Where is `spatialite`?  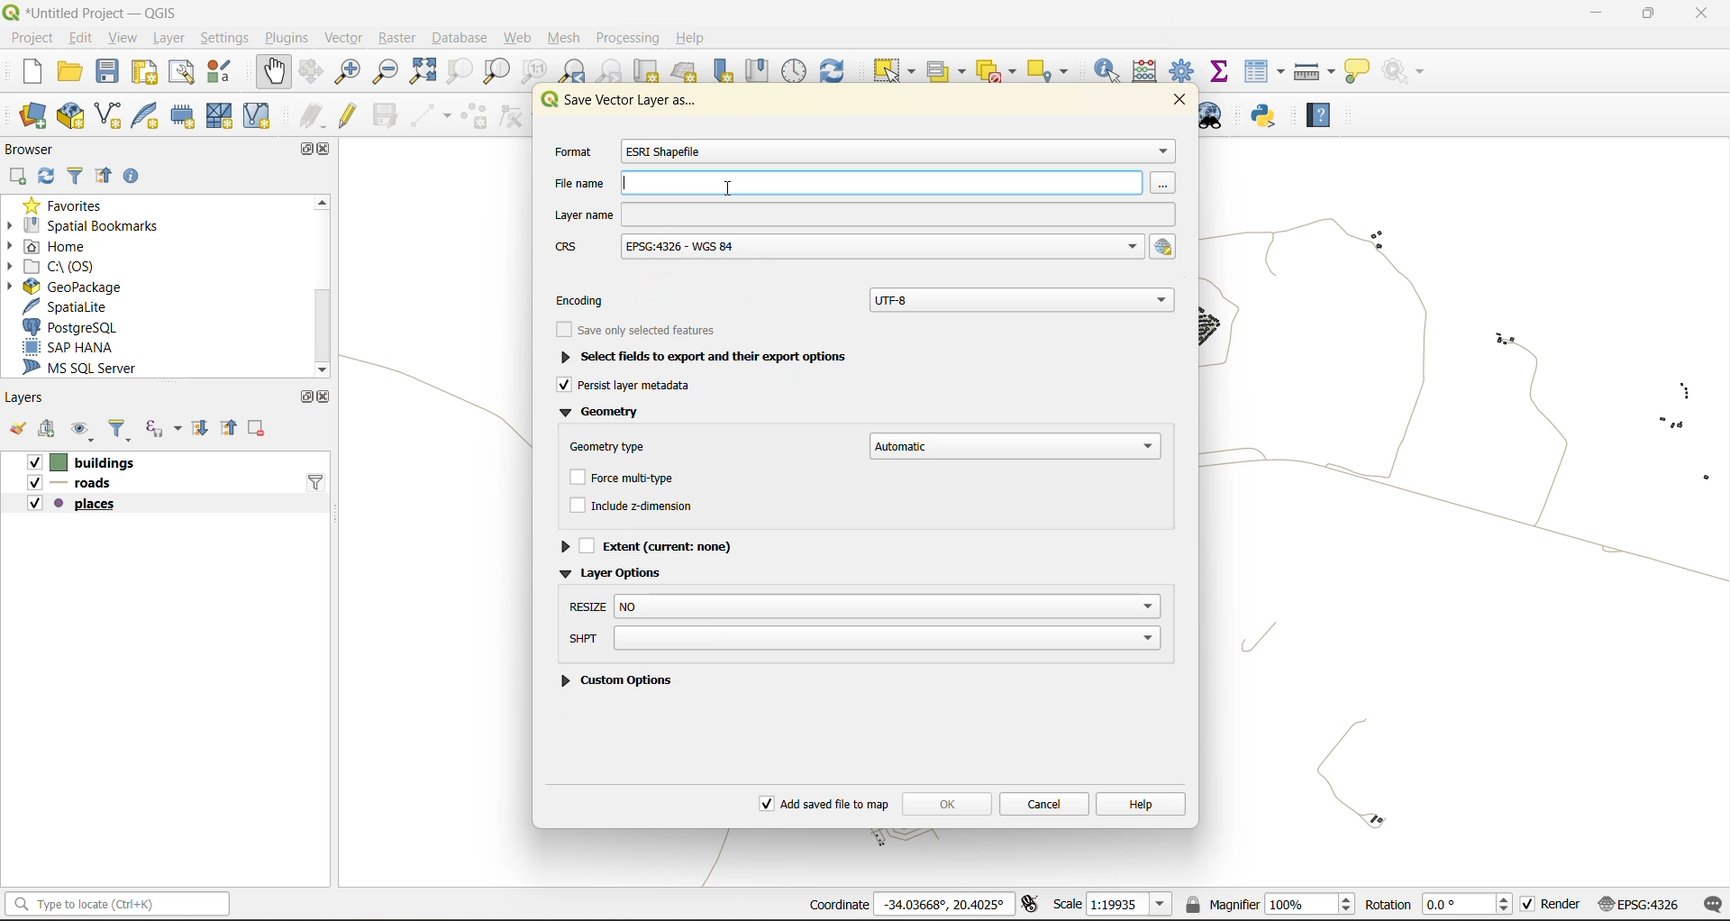
spatialite is located at coordinates (66, 305).